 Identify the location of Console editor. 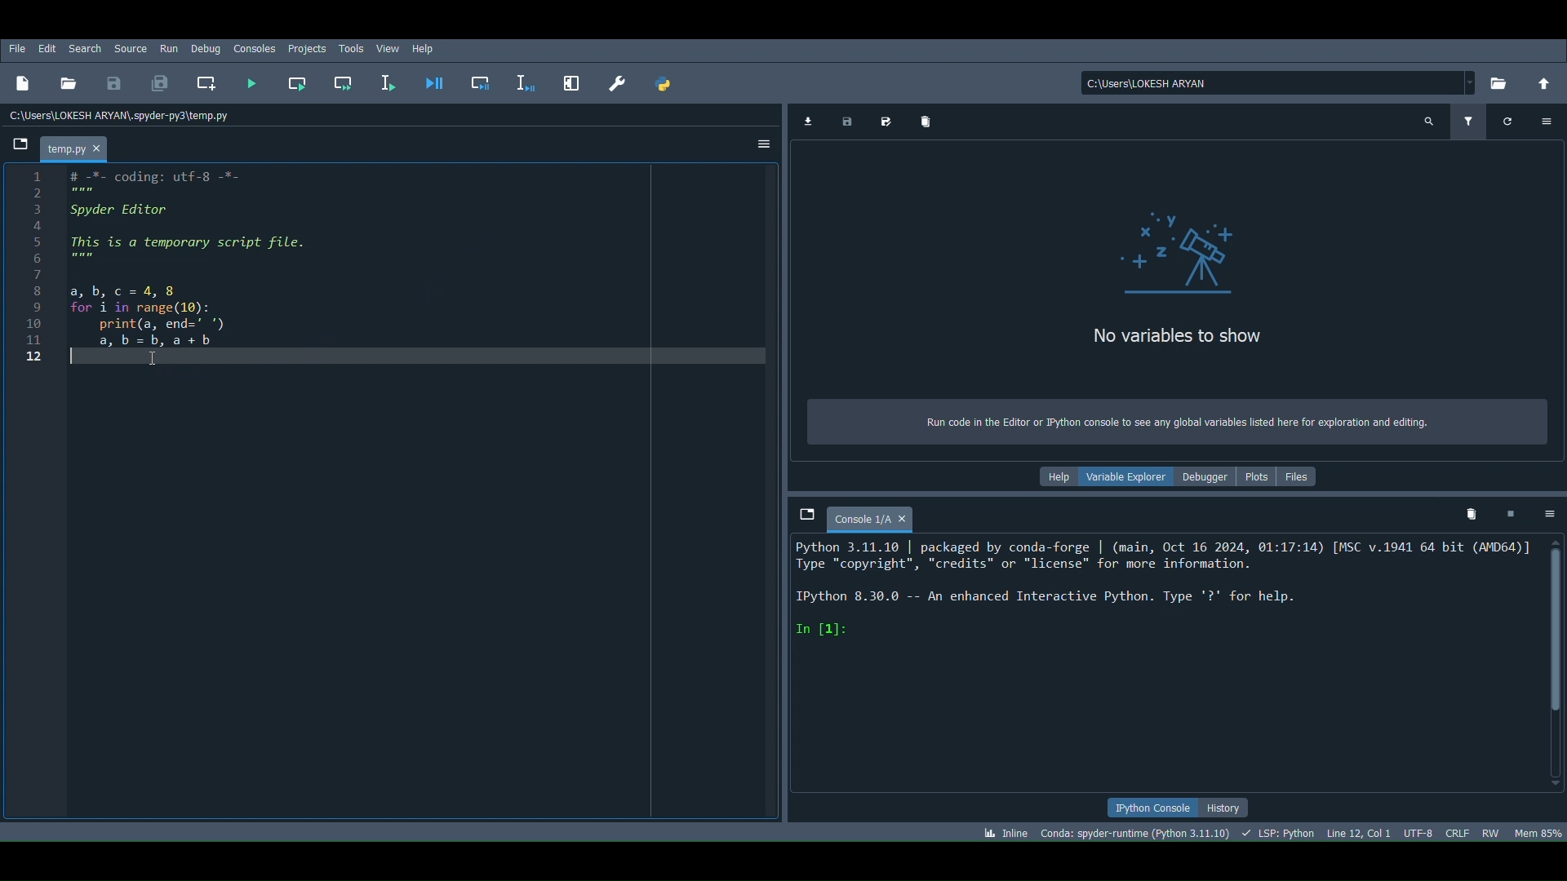
(1167, 665).